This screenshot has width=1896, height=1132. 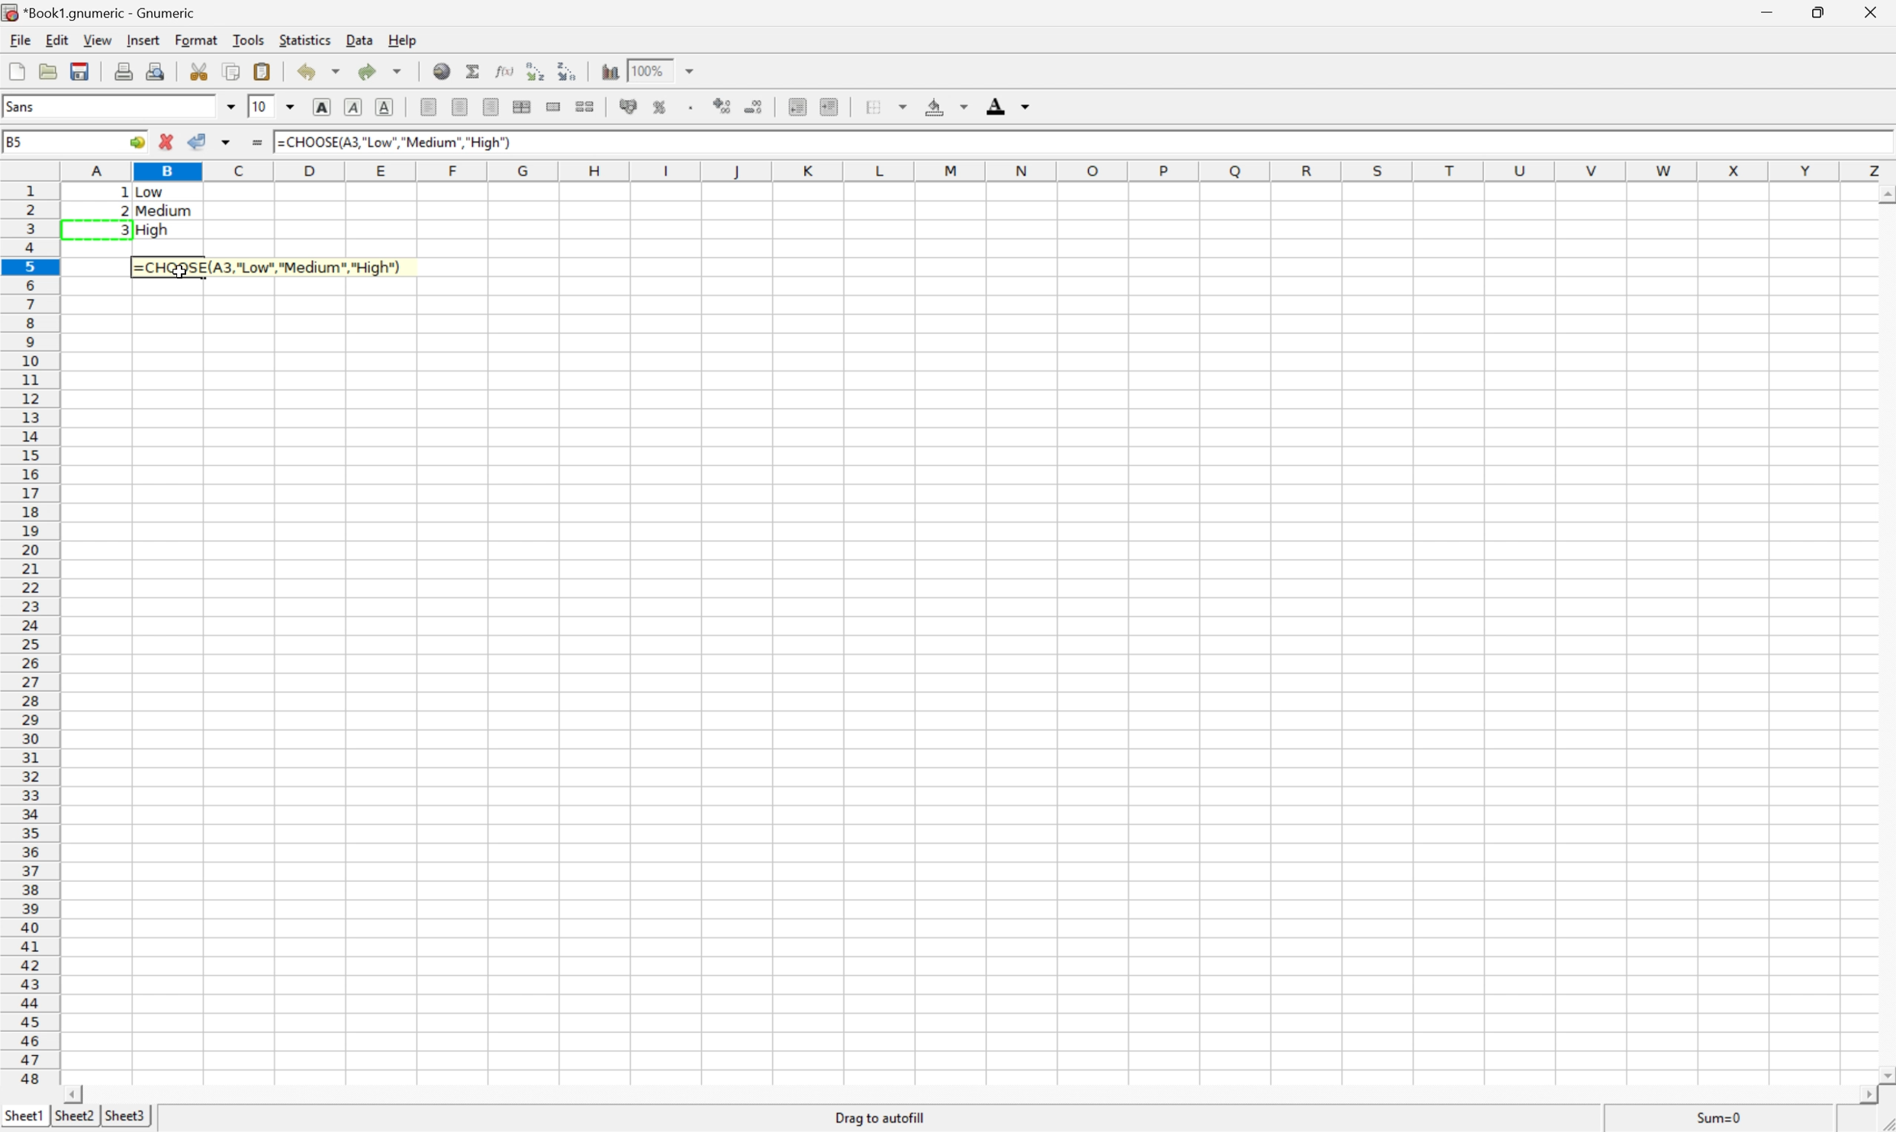 What do you see at coordinates (461, 105) in the screenshot?
I see `Center horizontally` at bounding box center [461, 105].